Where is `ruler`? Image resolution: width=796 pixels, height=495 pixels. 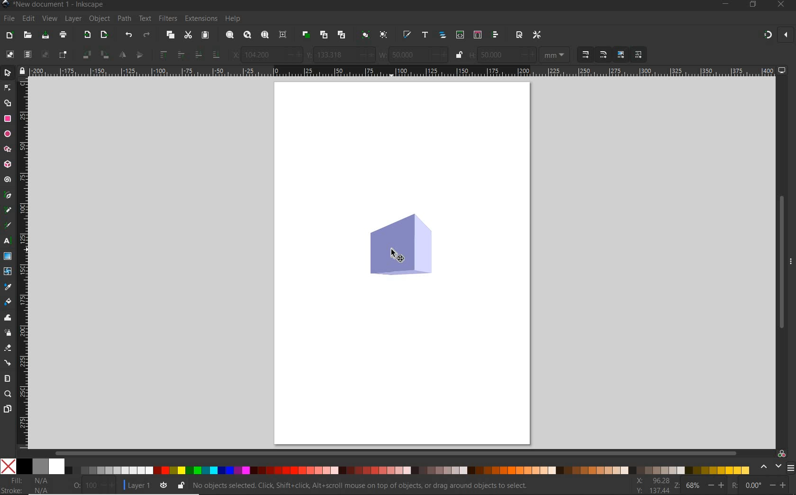
ruler is located at coordinates (402, 71).